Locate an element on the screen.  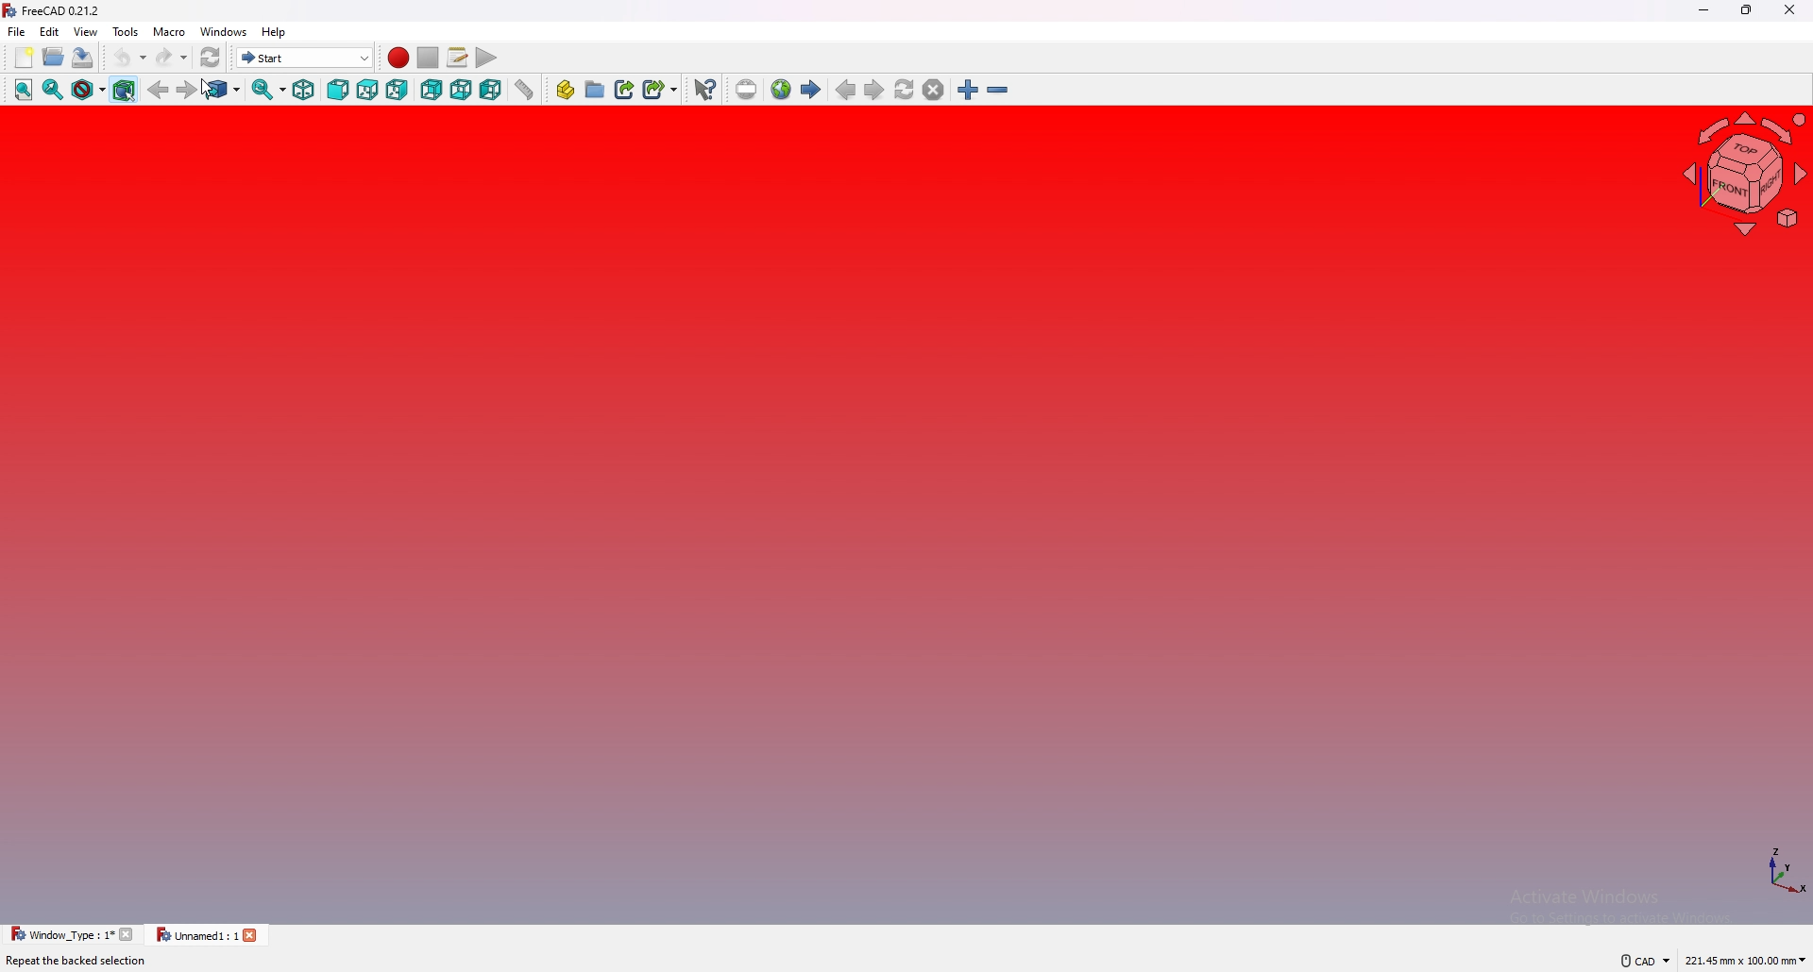
FreeCAD 0.21.2 is located at coordinates (55, 10).